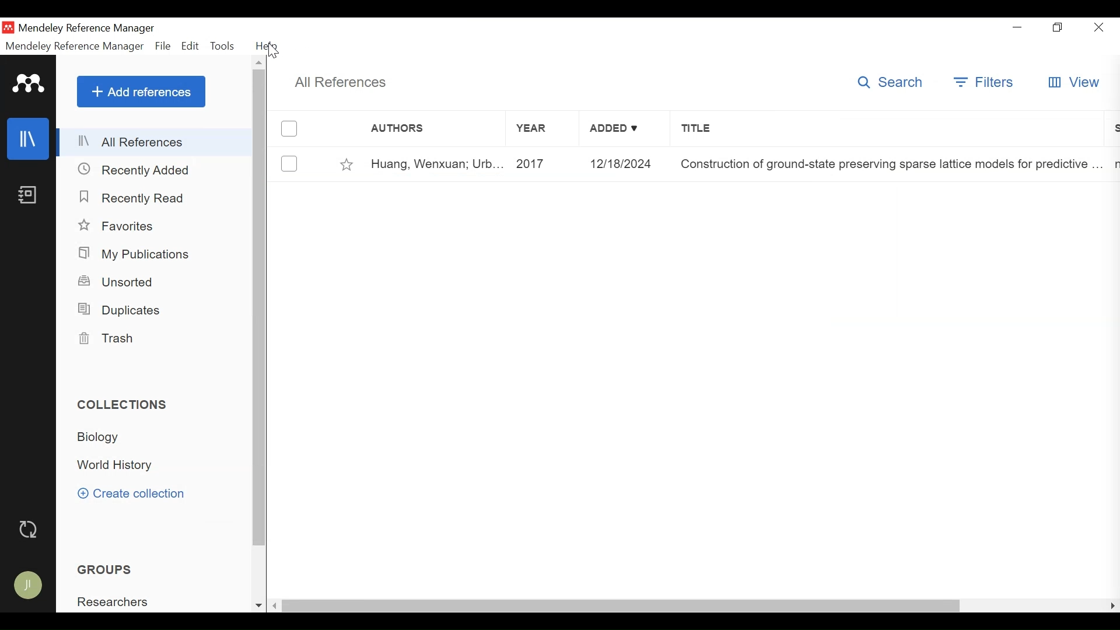  I want to click on Favorites, so click(118, 227).